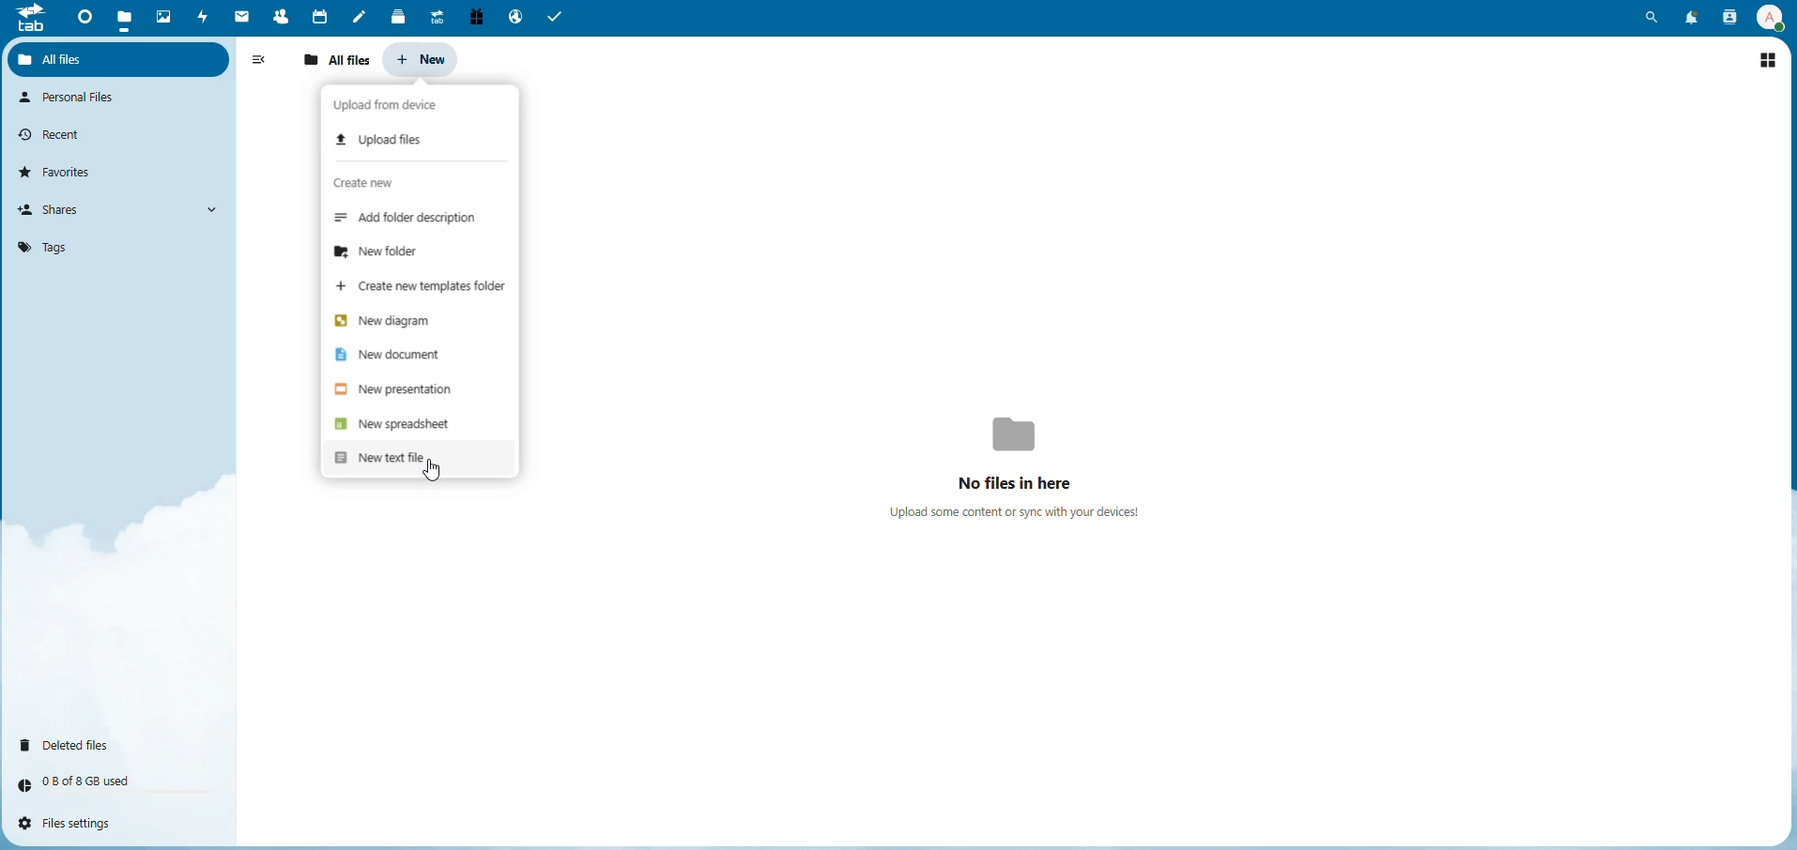 The height and width of the screenshot is (850, 1797). I want to click on Tags, so click(42, 246).